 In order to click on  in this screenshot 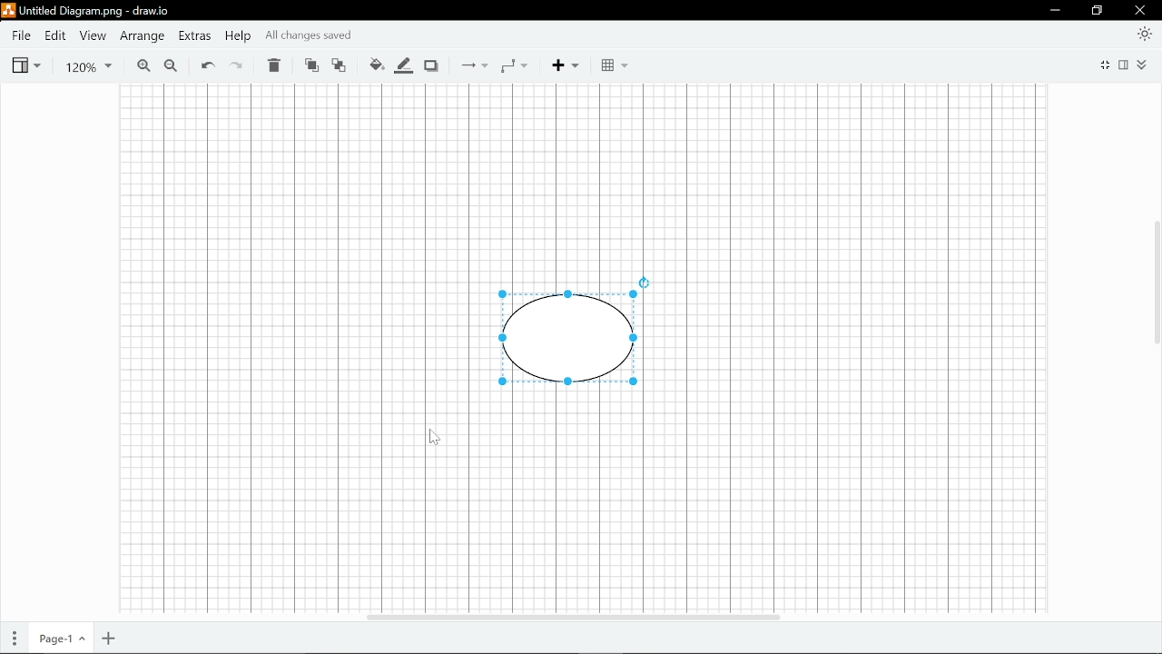, I will do `click(54, 36)`.